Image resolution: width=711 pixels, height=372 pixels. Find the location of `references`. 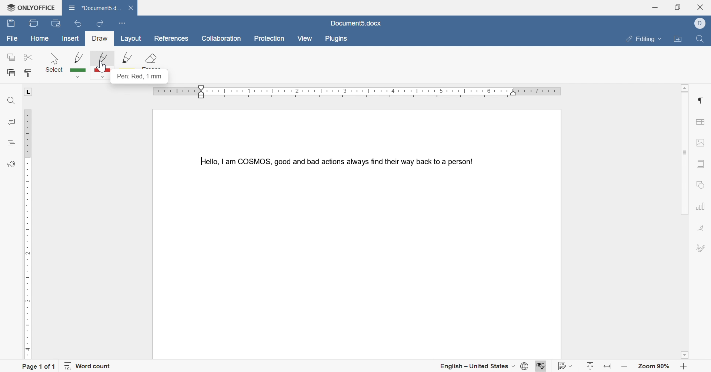

references is located at coordinates (170, 38).